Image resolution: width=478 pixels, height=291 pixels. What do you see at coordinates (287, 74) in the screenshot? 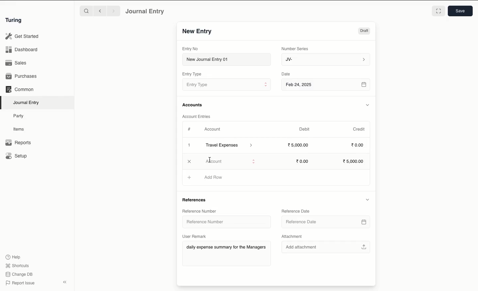
I see `Date` at bounding box center [287, 74].